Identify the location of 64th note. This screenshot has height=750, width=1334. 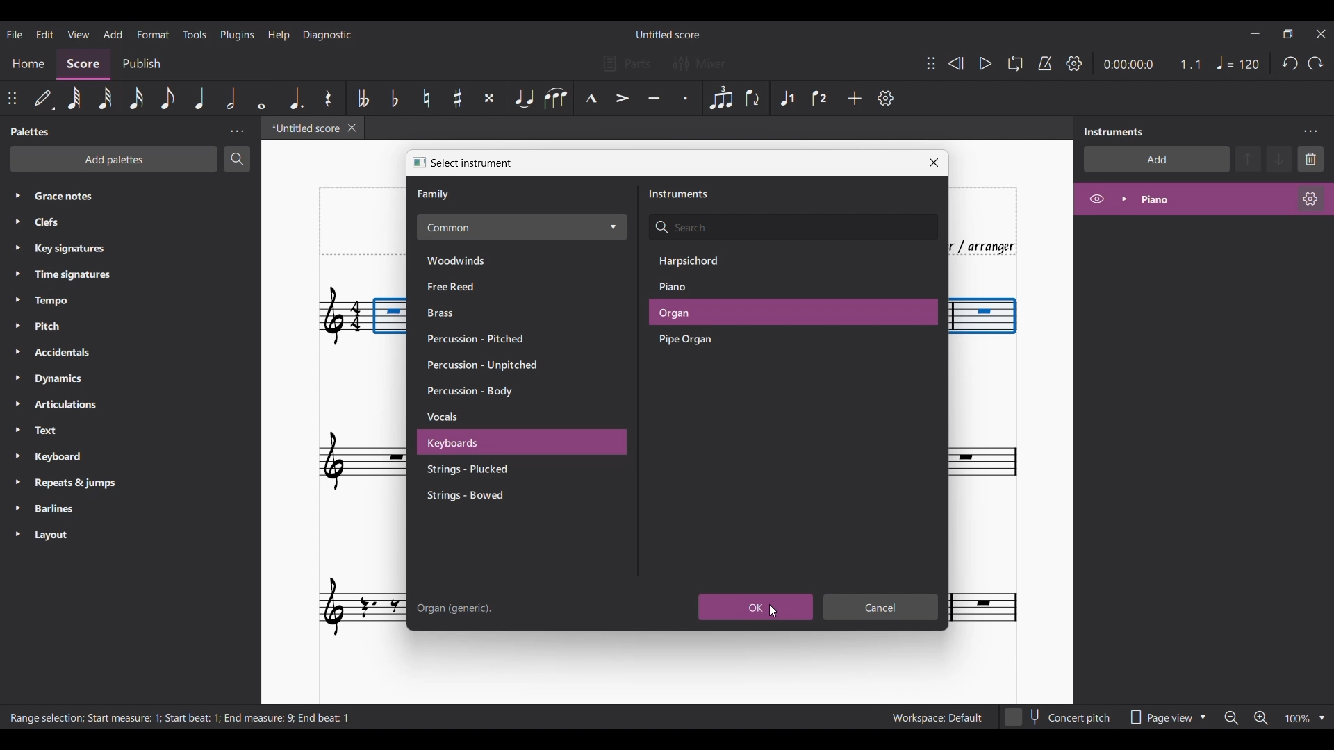
(74, 98).